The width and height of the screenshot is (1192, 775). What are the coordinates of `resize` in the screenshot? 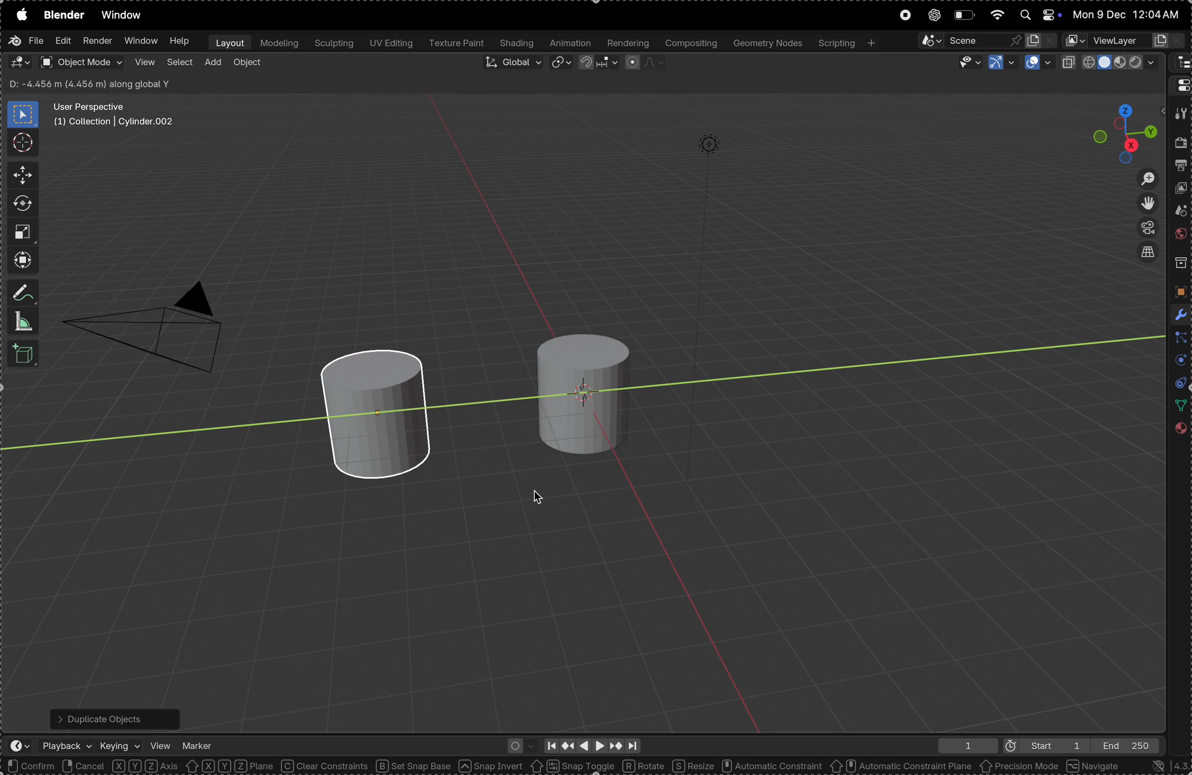 It's located at (693, 765).